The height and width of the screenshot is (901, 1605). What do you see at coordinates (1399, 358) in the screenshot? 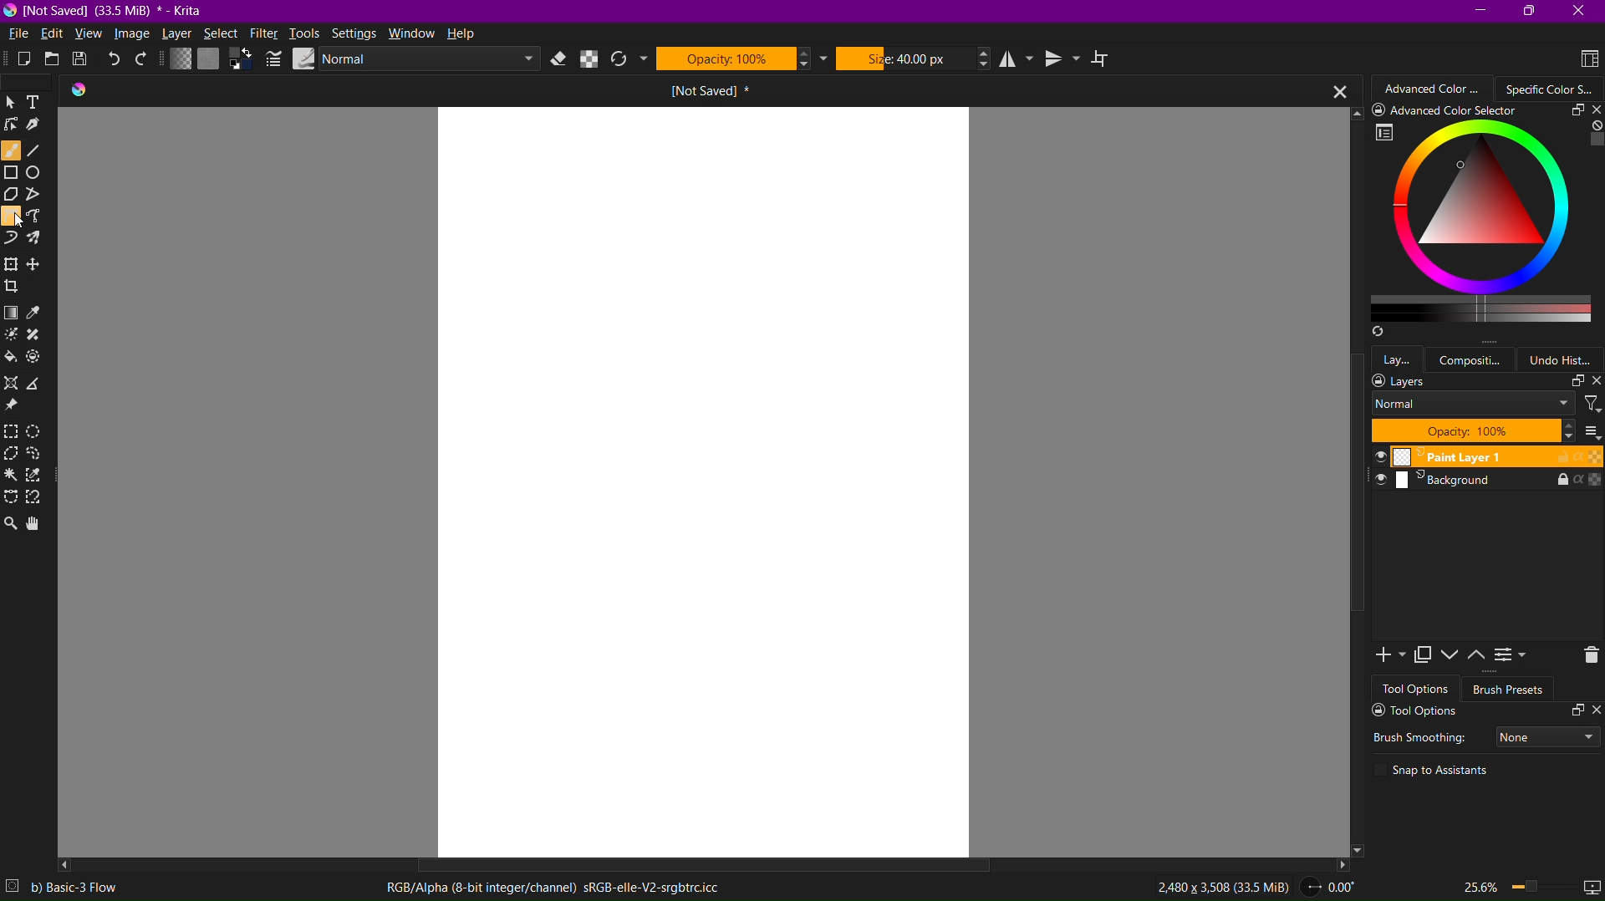
I see `Layers` at bounding box center [1399, 358].